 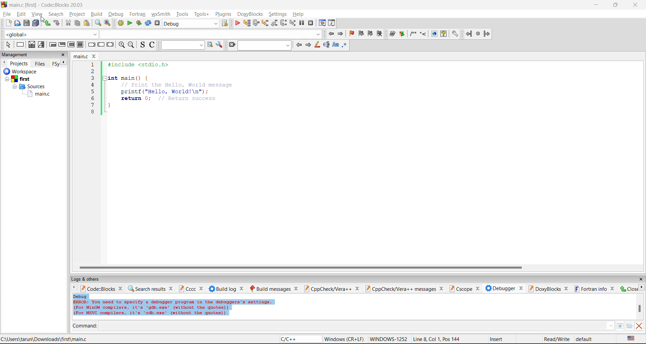 I want to click on cscope, so click(x=464, y=288).